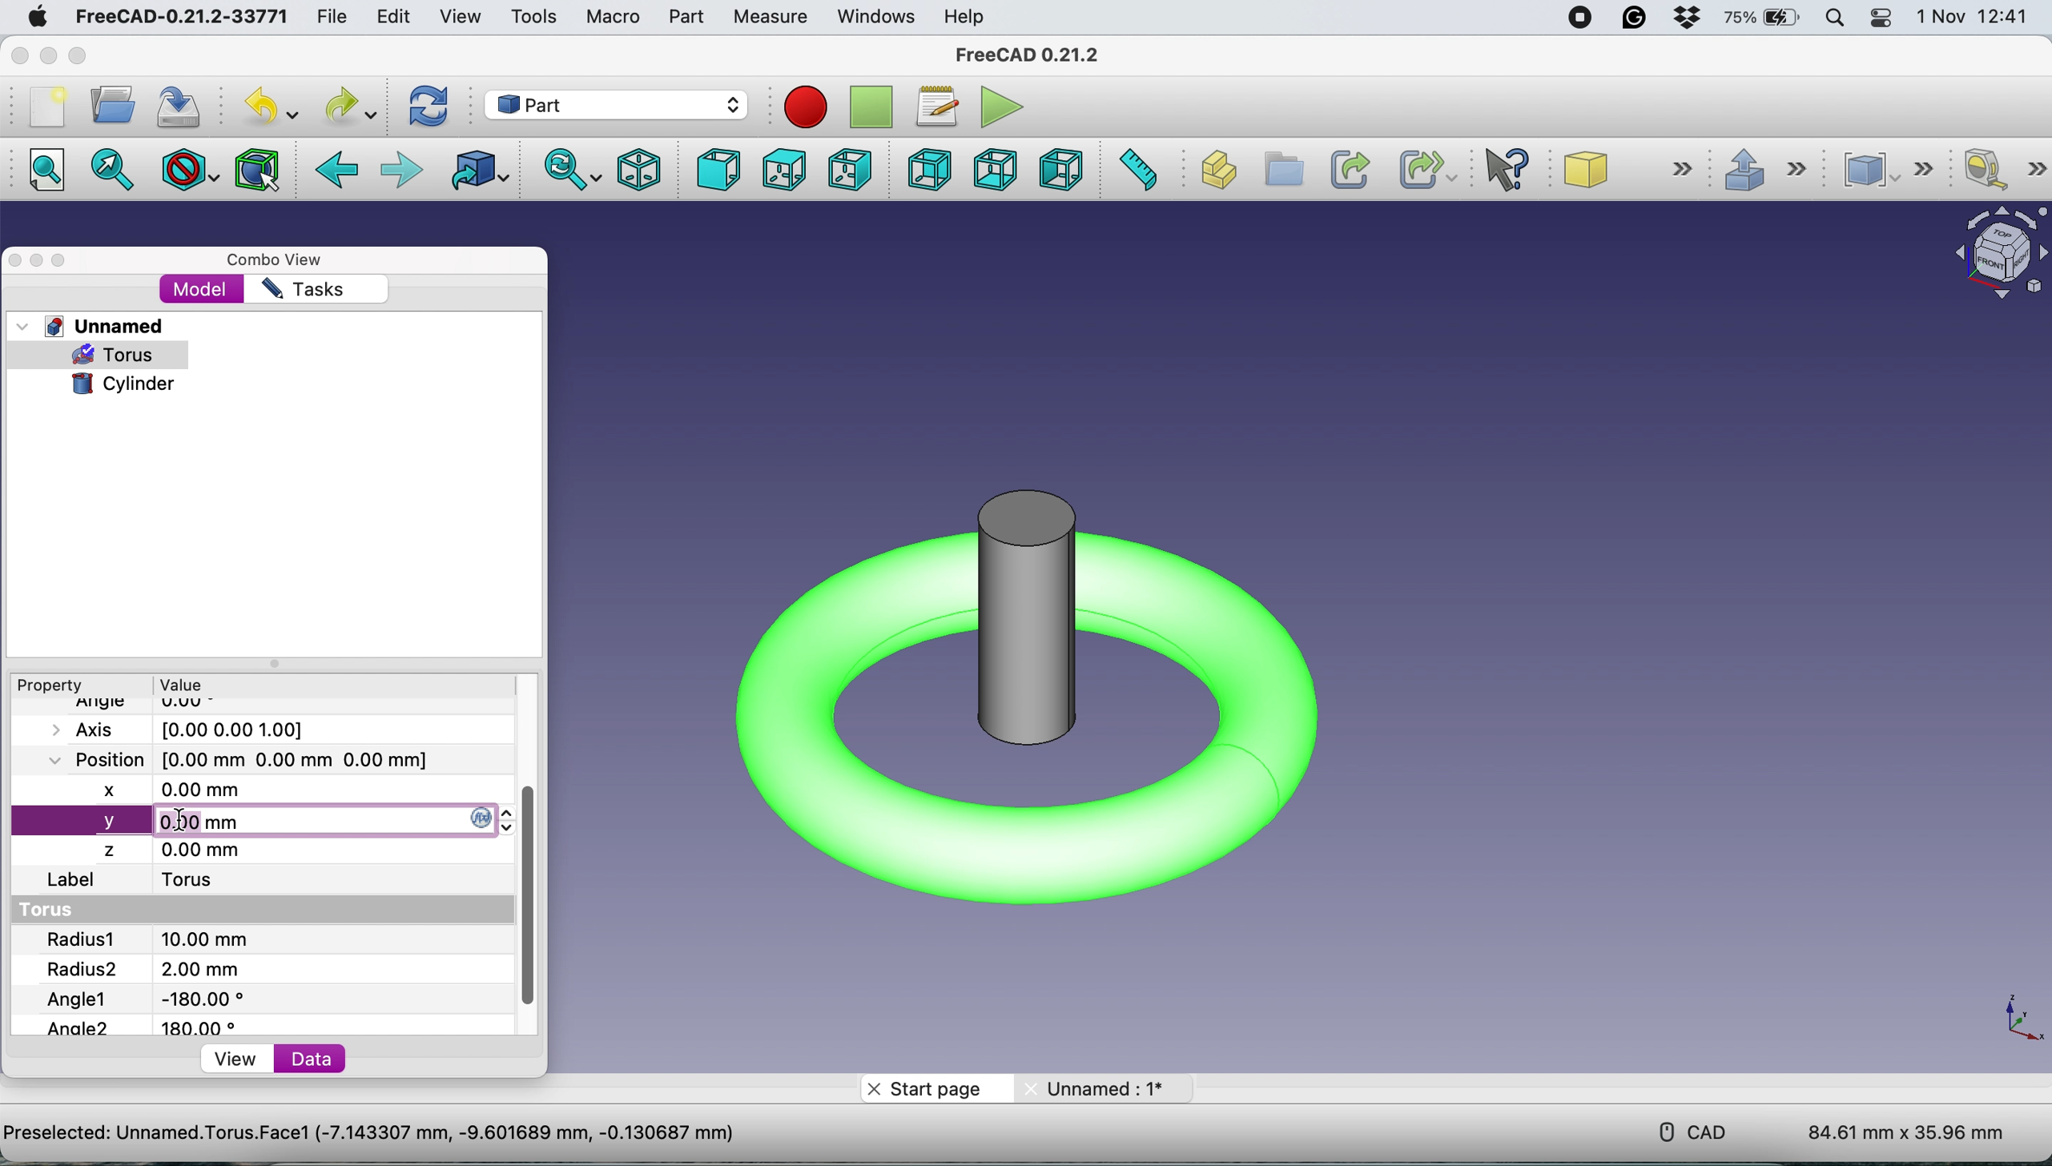 The image size is (2052, 1166). Describe the element at coordinates (55, 911) in the screenshot. I see `torus` at that location.